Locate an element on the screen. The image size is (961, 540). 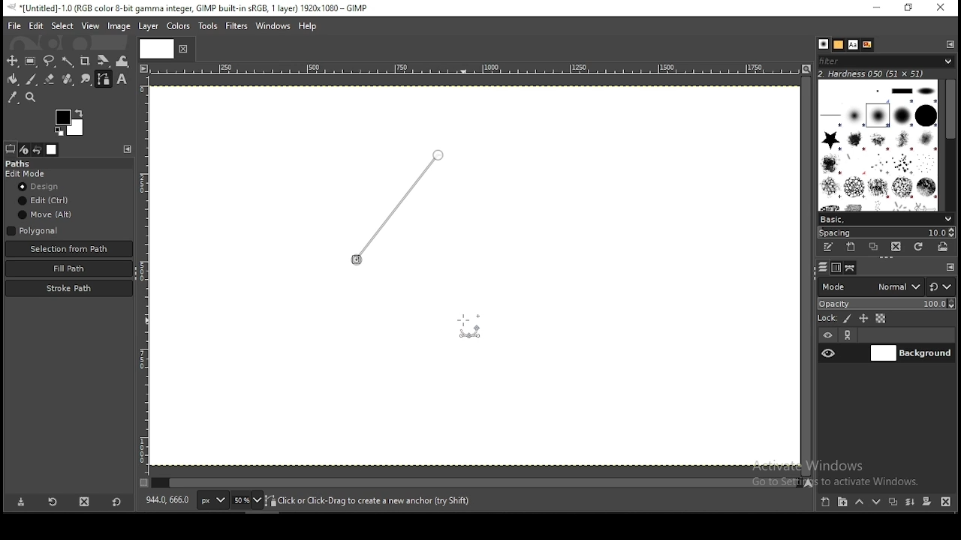
select is located at coordinates (62, 26).